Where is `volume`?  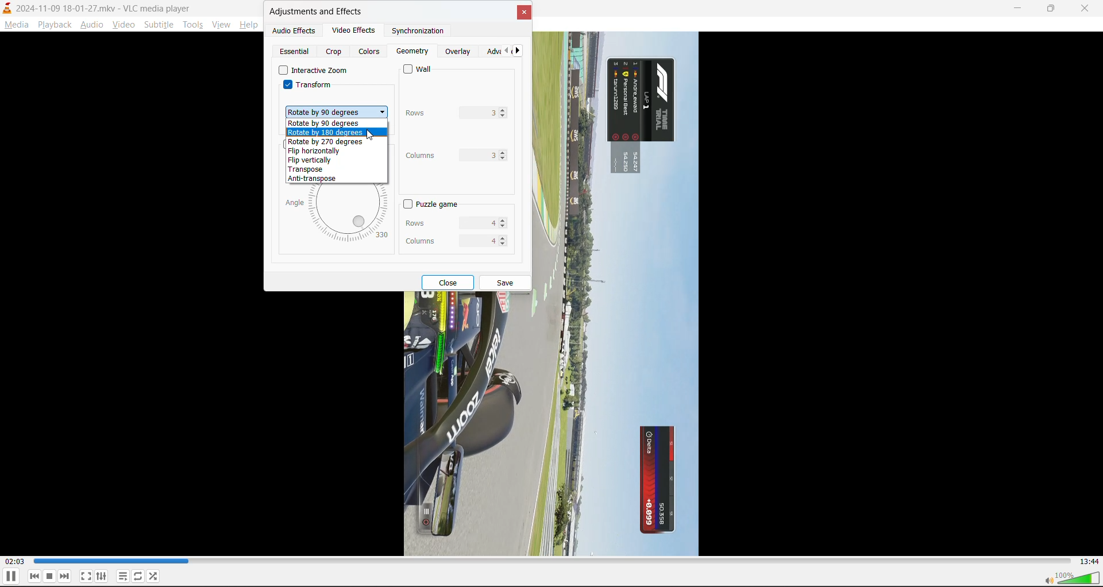
volume is located at coordinates (1073, 579).